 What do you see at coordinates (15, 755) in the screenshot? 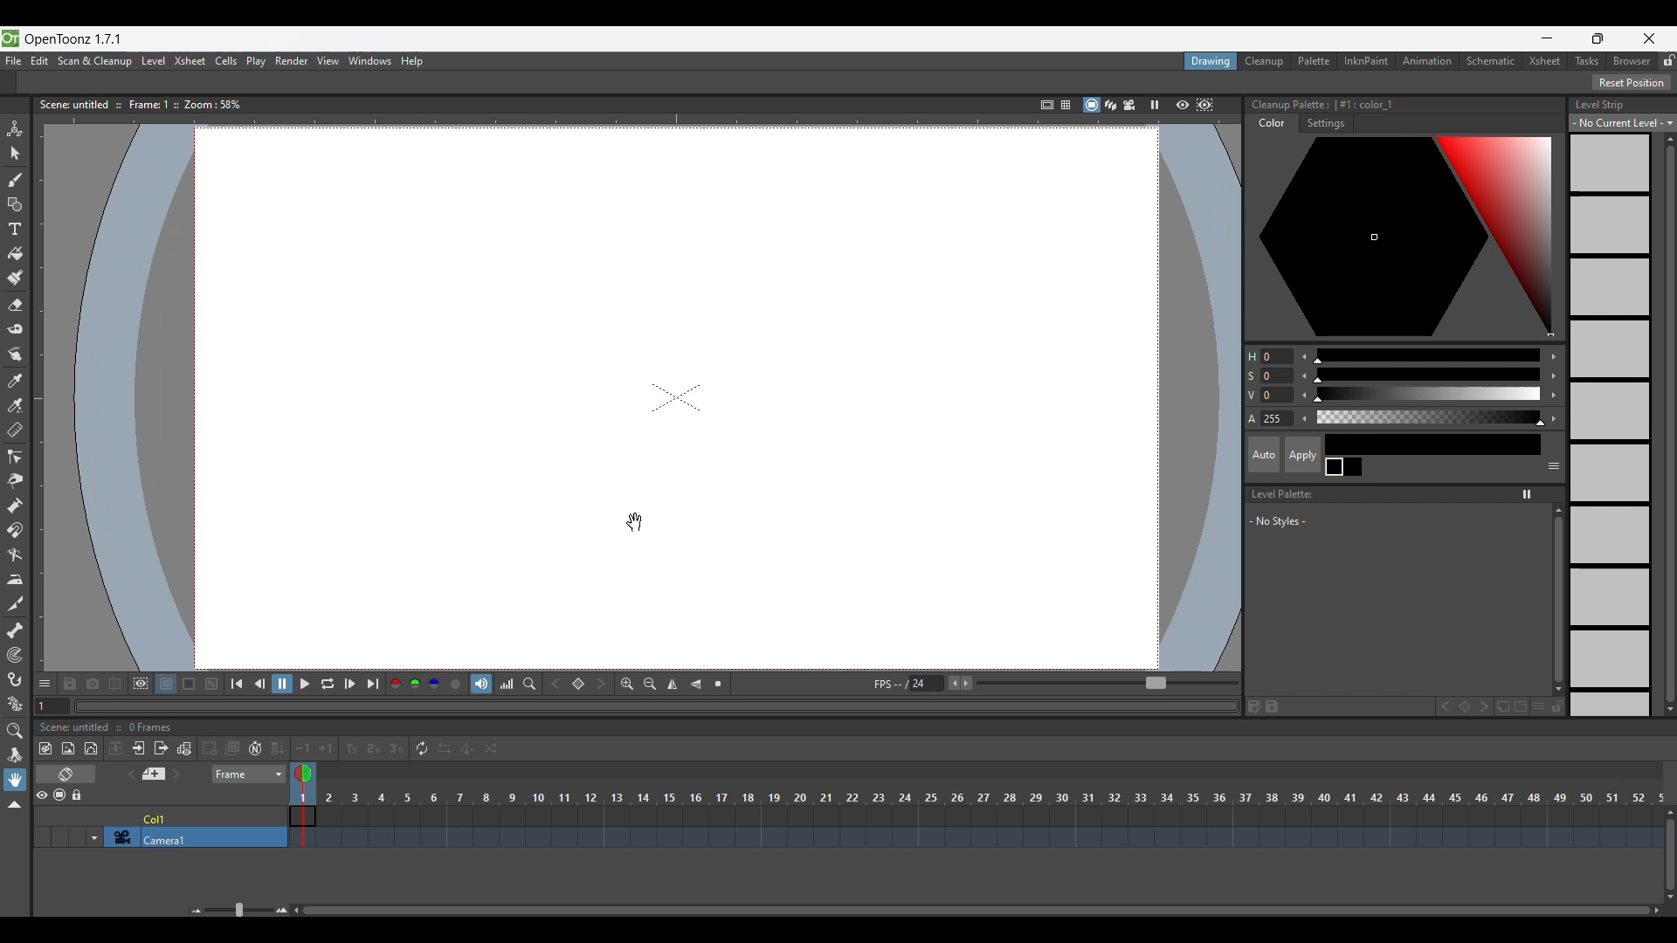
I see `Rotate tool` at bounding box center [15, 755].